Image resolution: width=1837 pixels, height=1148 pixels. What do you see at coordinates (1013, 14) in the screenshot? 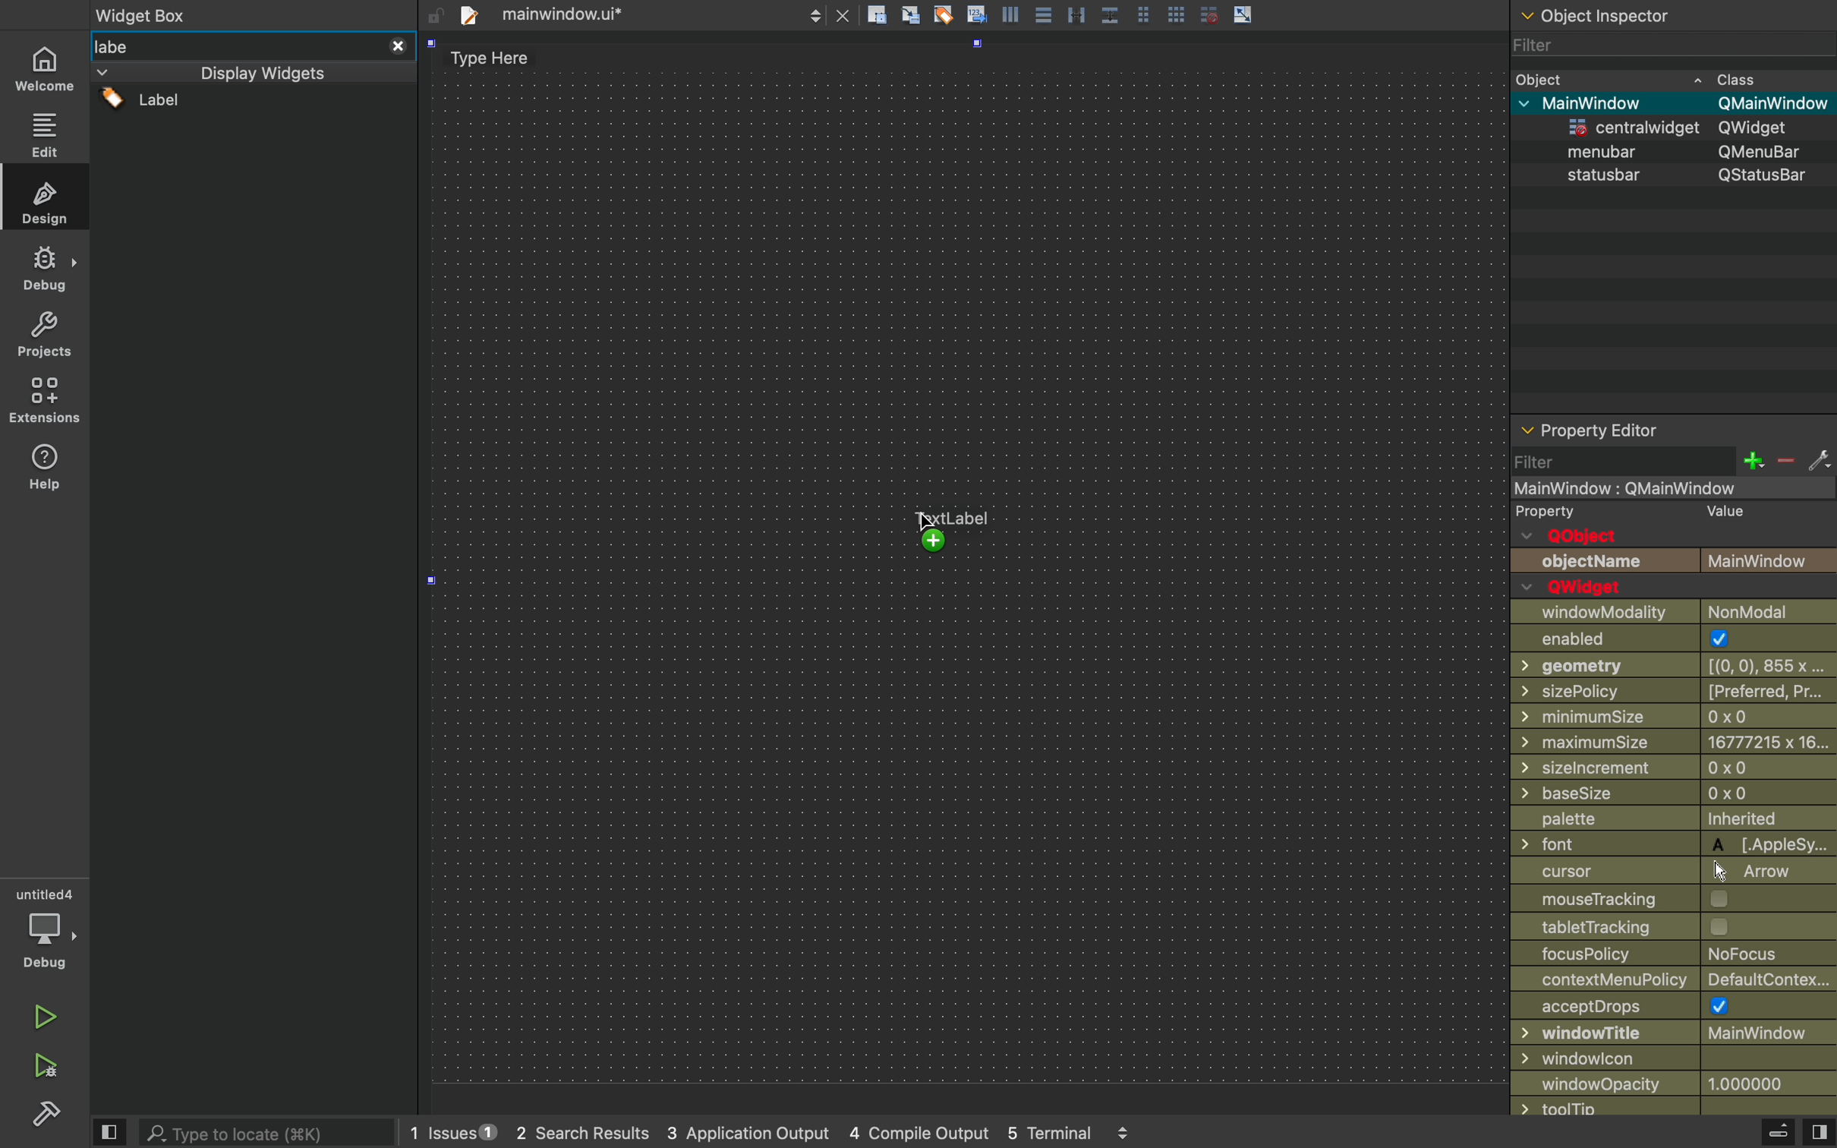
I see `icon` at bounding box center [1013, 14].